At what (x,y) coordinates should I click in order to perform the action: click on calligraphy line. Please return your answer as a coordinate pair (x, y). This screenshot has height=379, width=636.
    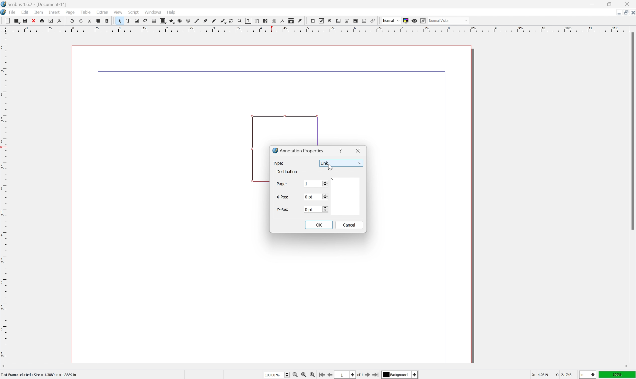
    Looking at the image, I should click on (223, 21).